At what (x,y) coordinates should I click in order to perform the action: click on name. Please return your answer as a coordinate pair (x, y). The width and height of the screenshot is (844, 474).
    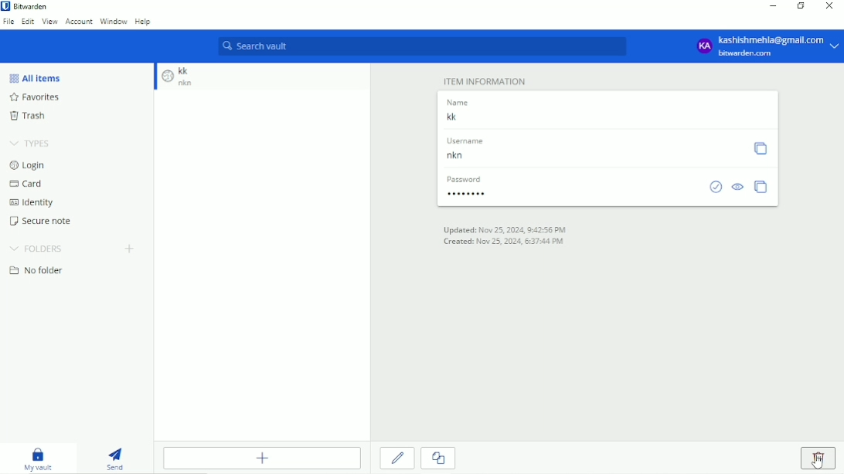
    Looking at the image, I should click on (456, 101).